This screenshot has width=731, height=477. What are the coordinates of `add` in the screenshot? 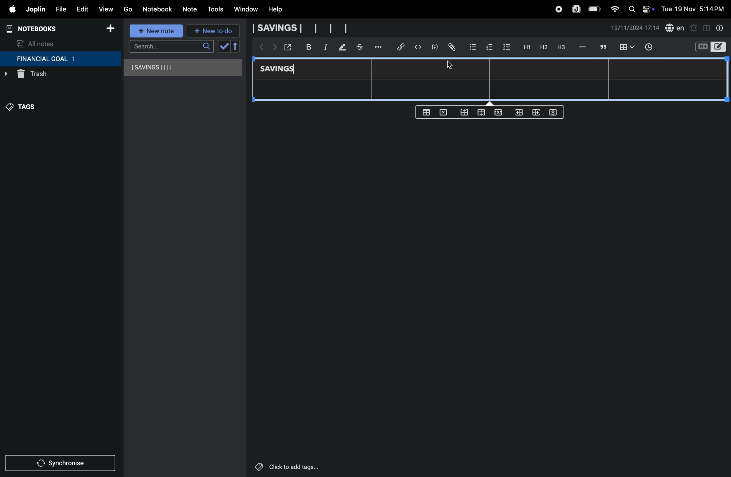 It's located at (110, 30).